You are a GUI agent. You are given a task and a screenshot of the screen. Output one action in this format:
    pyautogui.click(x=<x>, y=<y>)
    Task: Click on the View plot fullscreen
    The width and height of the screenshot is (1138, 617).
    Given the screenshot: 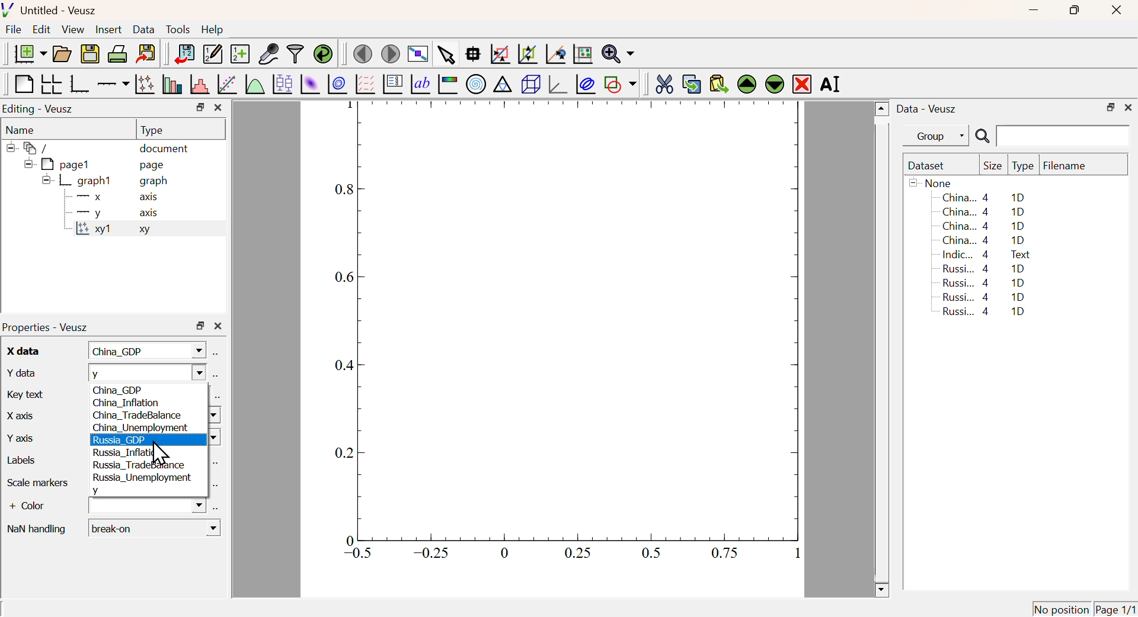 What is the action you would take?
    pyautogui.click(x=416, y=55)
    